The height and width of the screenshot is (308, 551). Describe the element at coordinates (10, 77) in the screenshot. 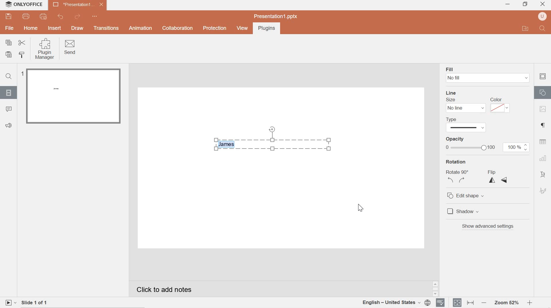

I see `Find` at that location.